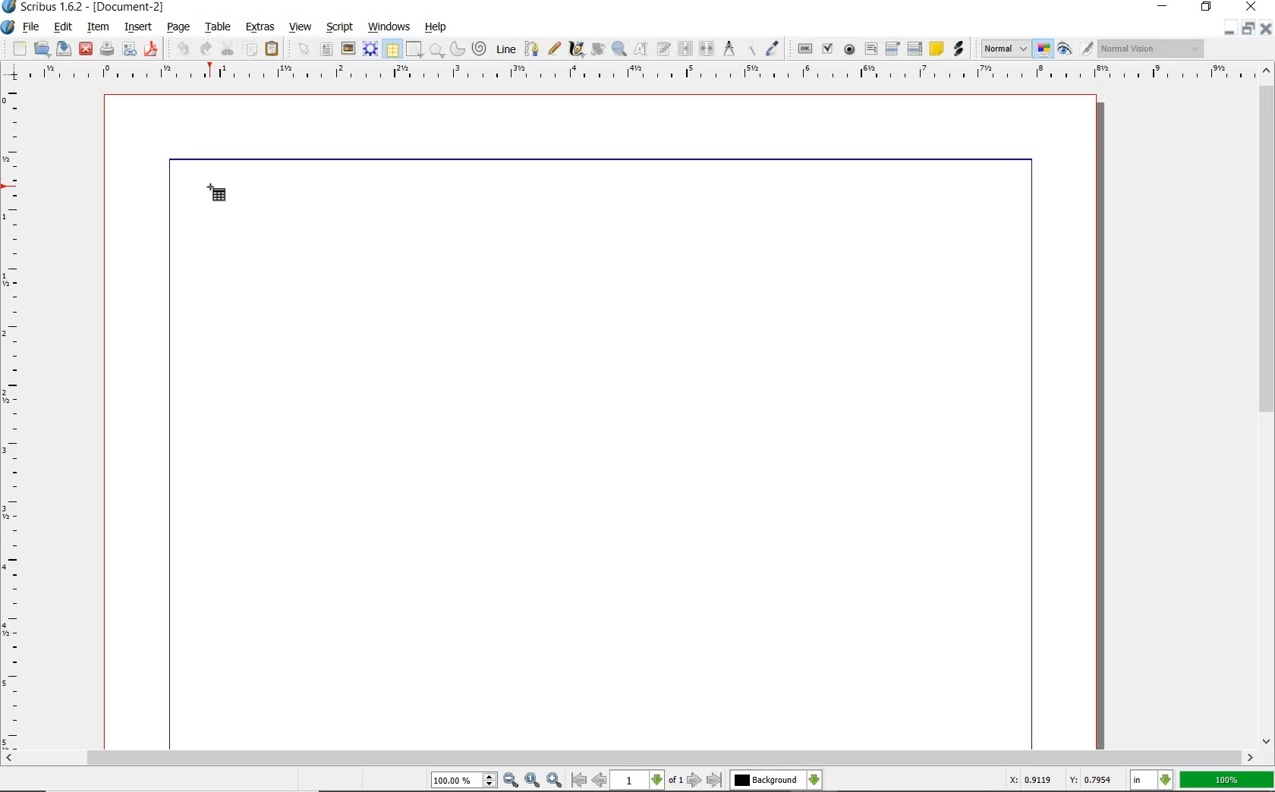 This screenshot has width=1275, height=792. What do you see at coordinates (20, 48) in the screenshot?
I see `new` at bounding box center [20, 48].